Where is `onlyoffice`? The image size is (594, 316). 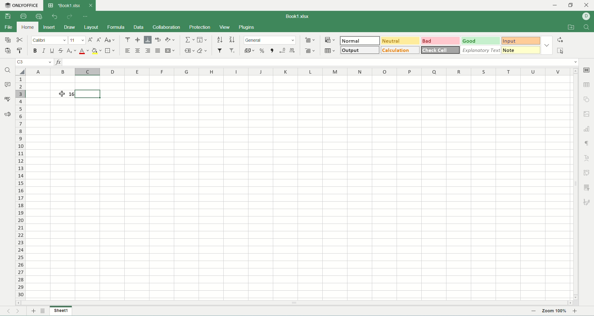 onlyoffice is located at coordinates (23, 6).